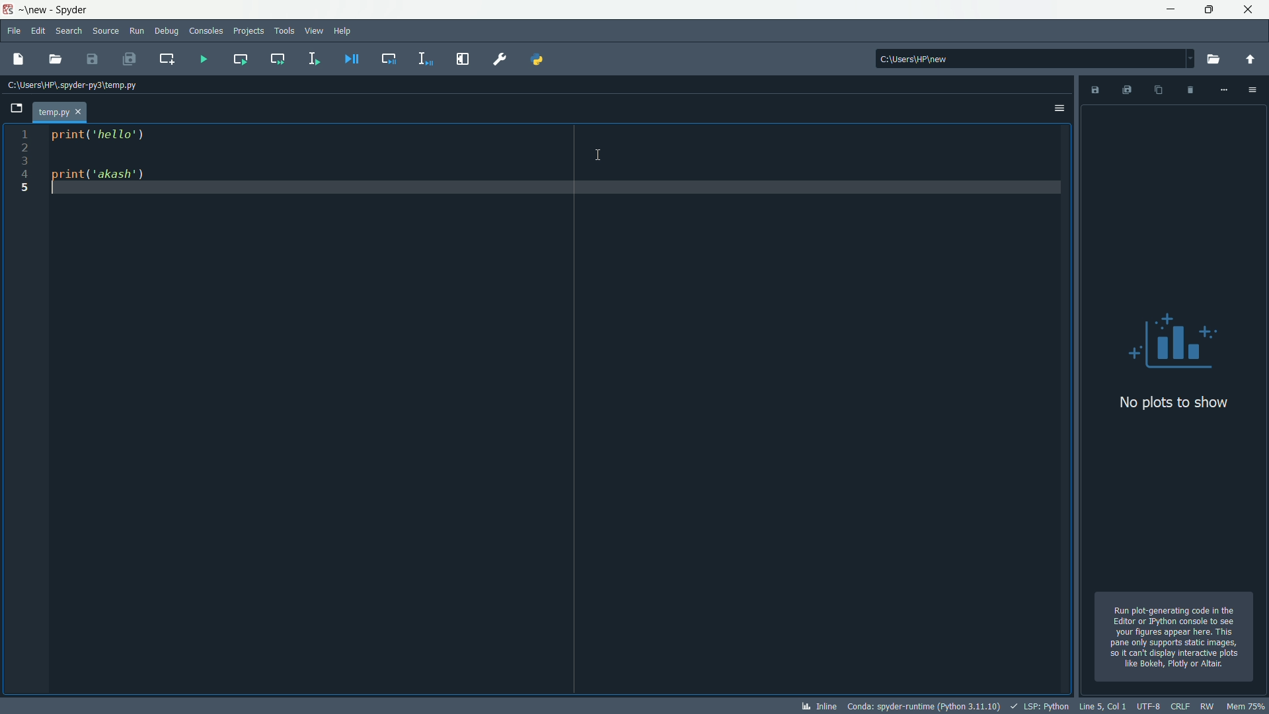  I want to click on file menu, so click(13, 30).